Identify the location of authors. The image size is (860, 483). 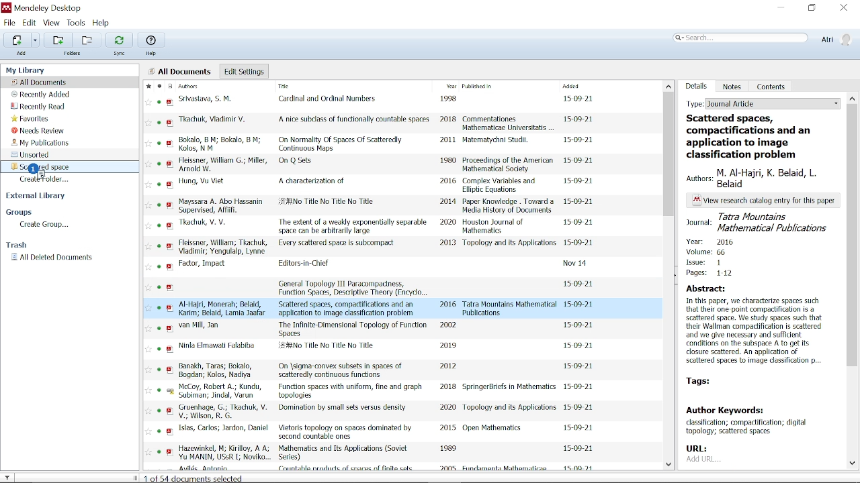
(221, 144).